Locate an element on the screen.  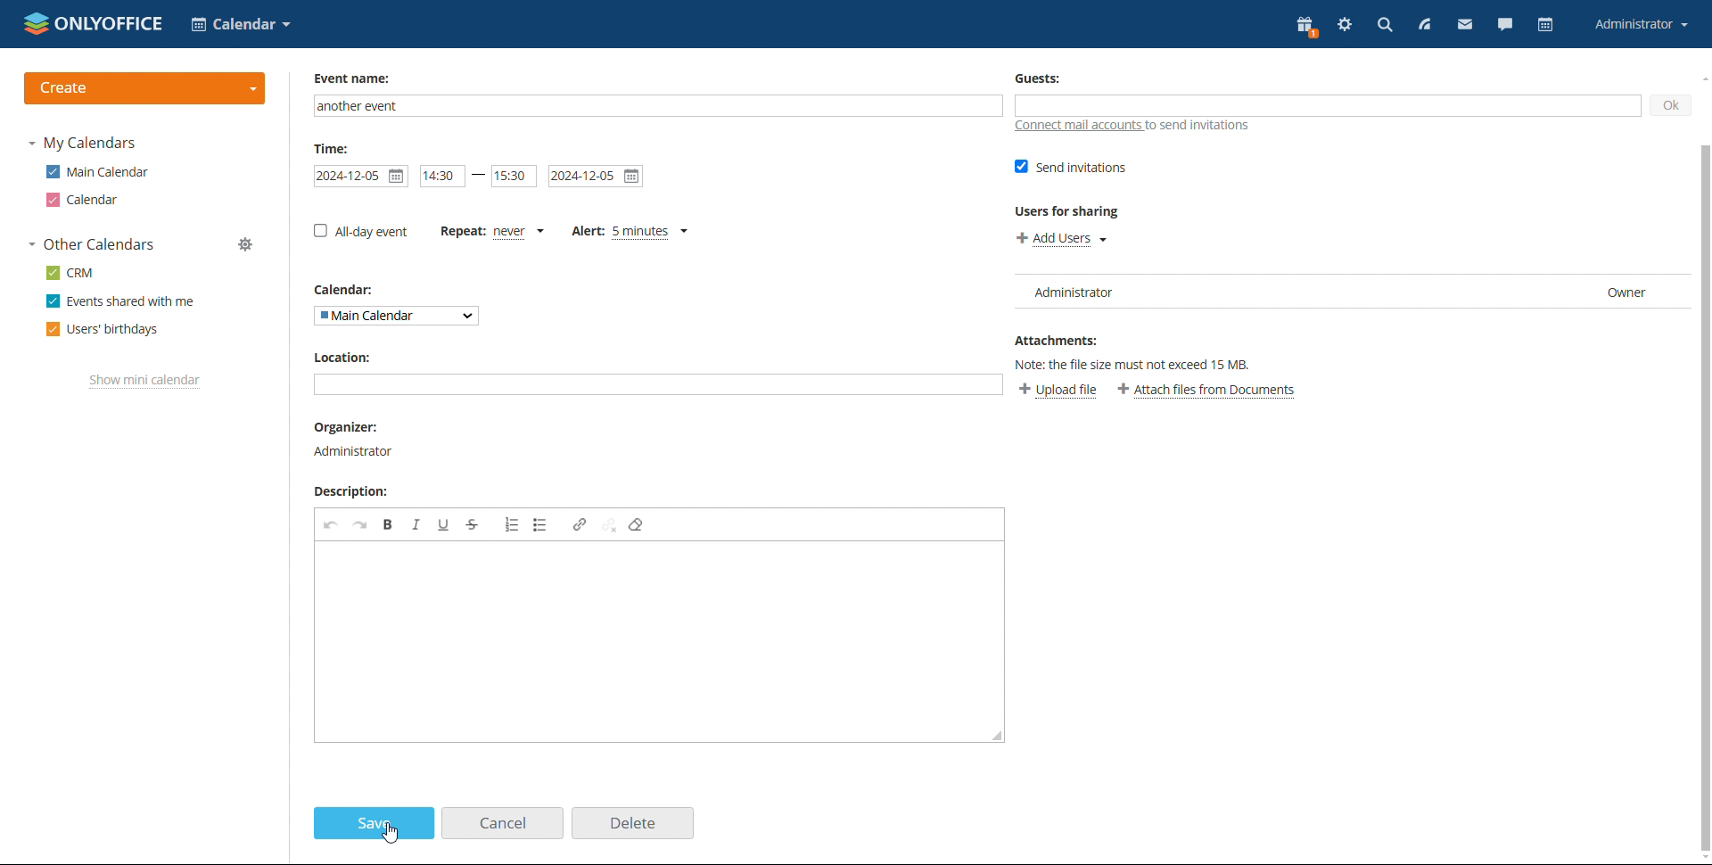
redo is located at coordinates (361, 525).